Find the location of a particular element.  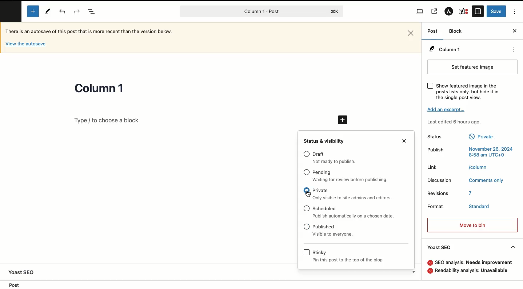

November 26, 2024 8:58 am UTC+0 is located at coordinates (490, 152).